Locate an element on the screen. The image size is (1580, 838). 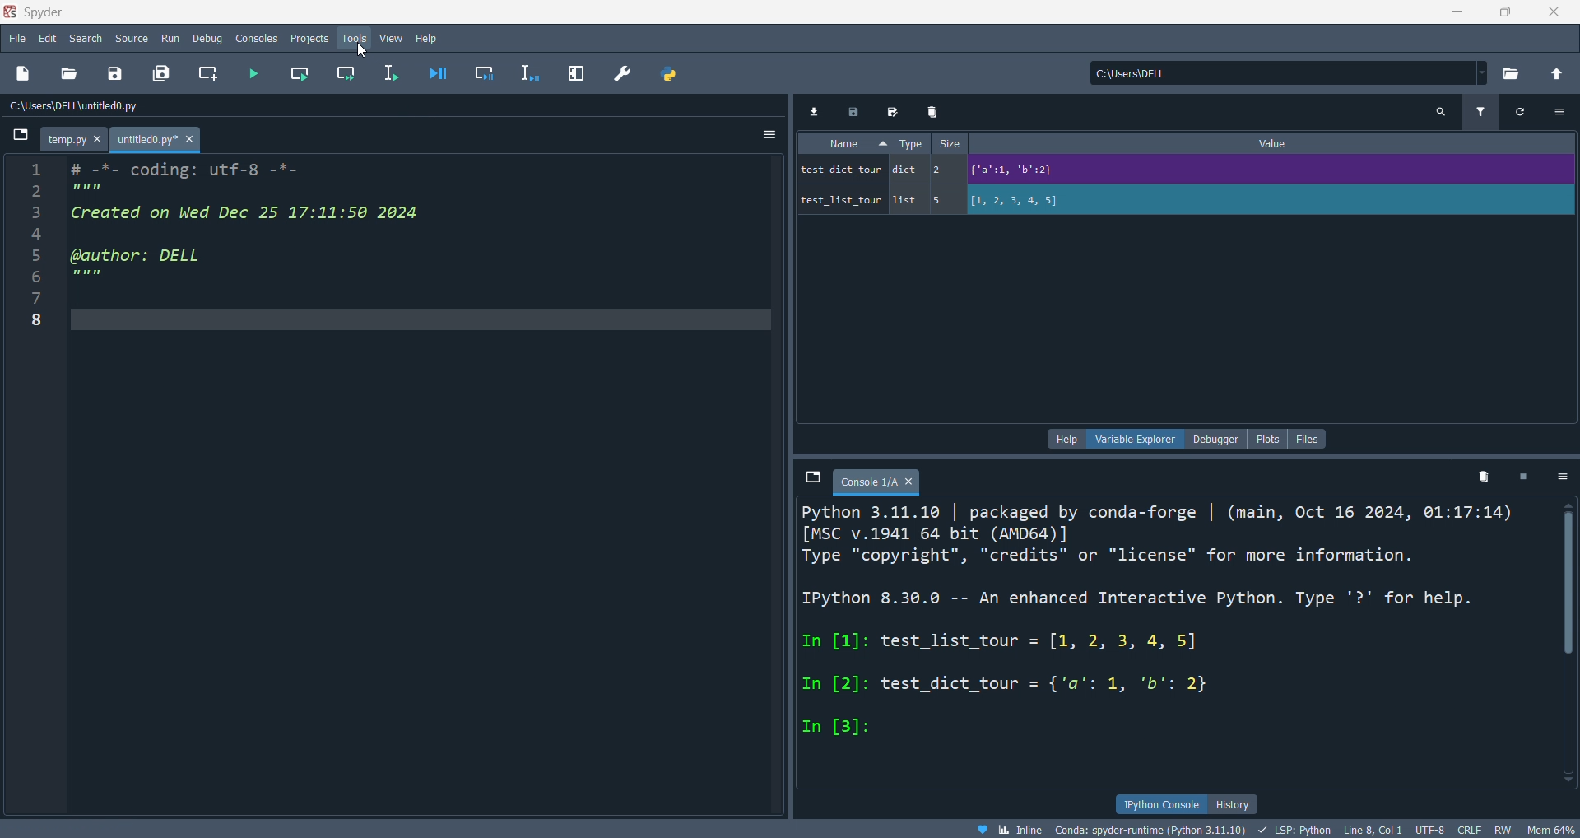
select directory is located at coordinates (1511, 73).